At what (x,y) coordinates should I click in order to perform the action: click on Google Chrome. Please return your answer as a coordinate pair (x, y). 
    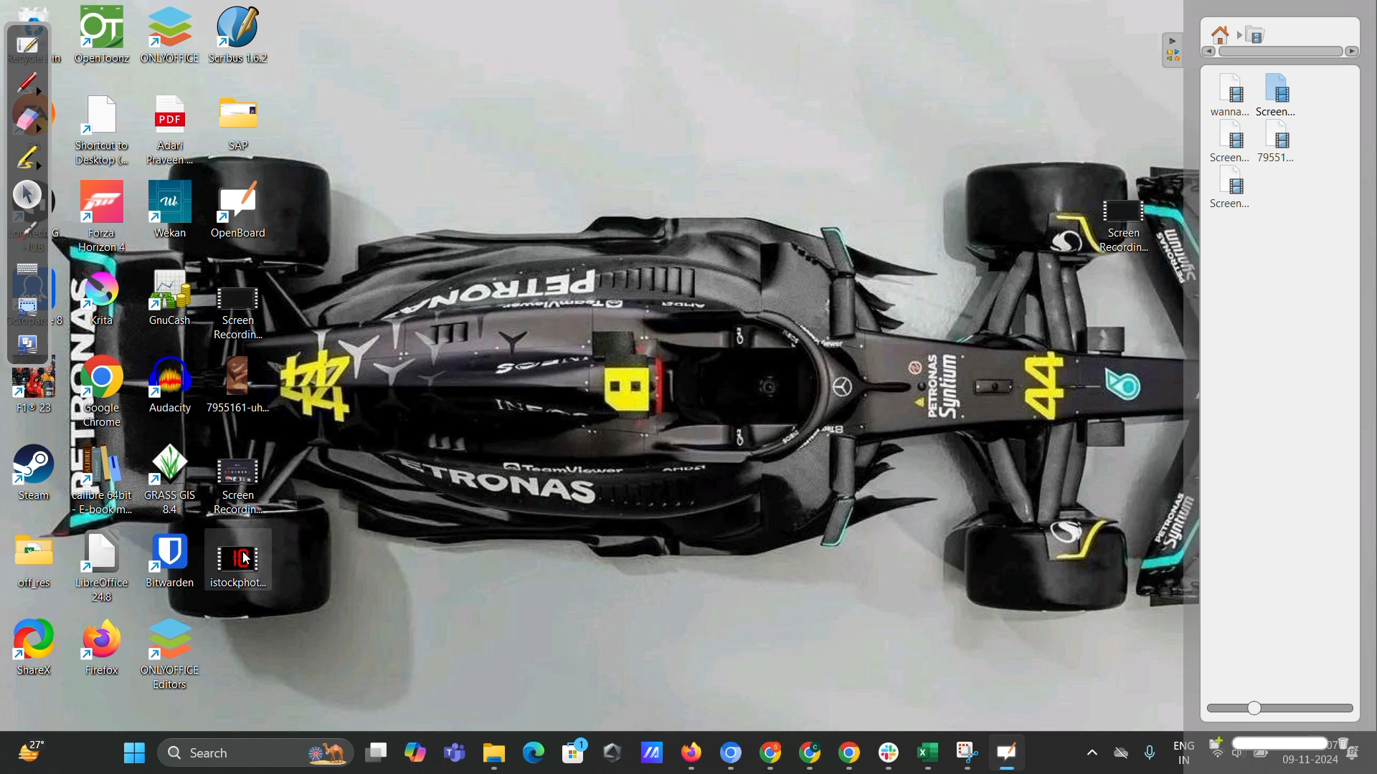
    Looking at the image, I should click on (106, 391).